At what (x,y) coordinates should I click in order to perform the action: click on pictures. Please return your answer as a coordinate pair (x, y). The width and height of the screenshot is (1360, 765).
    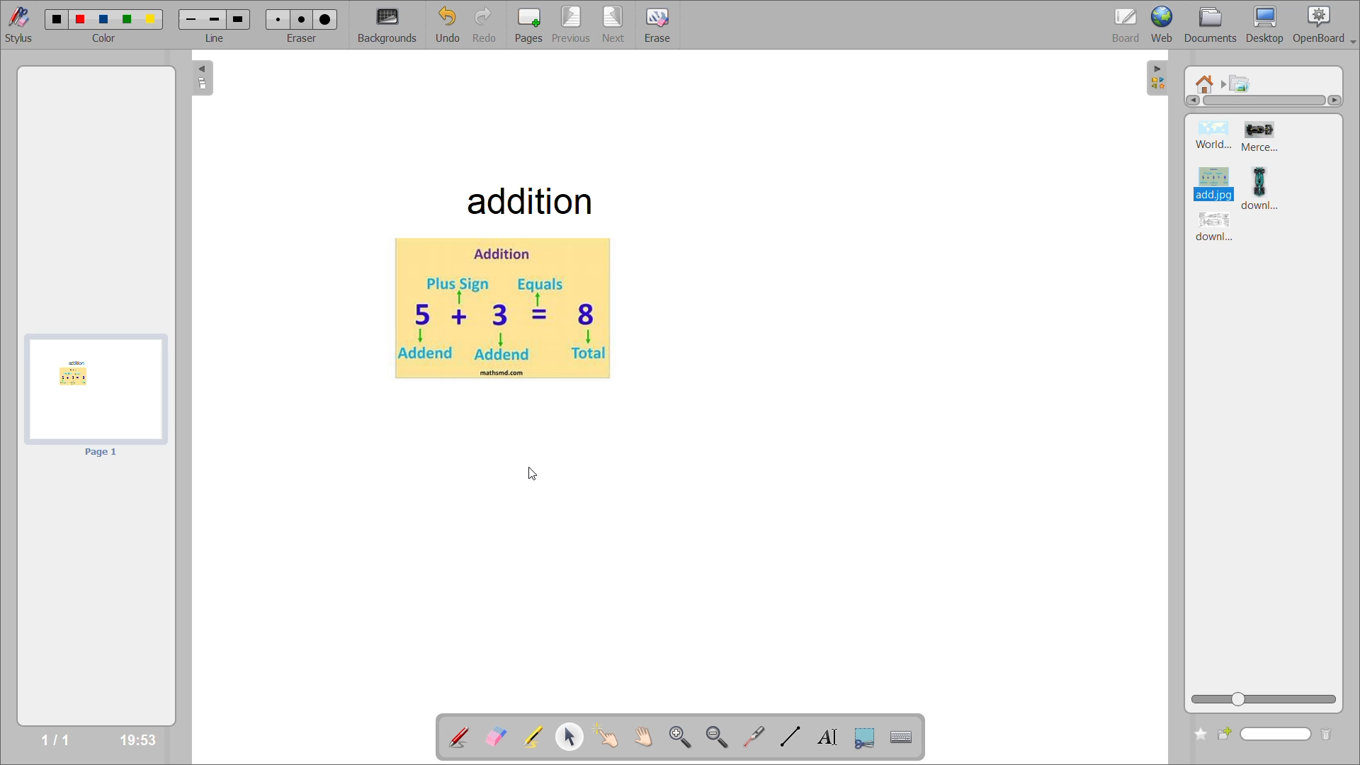
    Looking at the image, I should click on (1242, 84).